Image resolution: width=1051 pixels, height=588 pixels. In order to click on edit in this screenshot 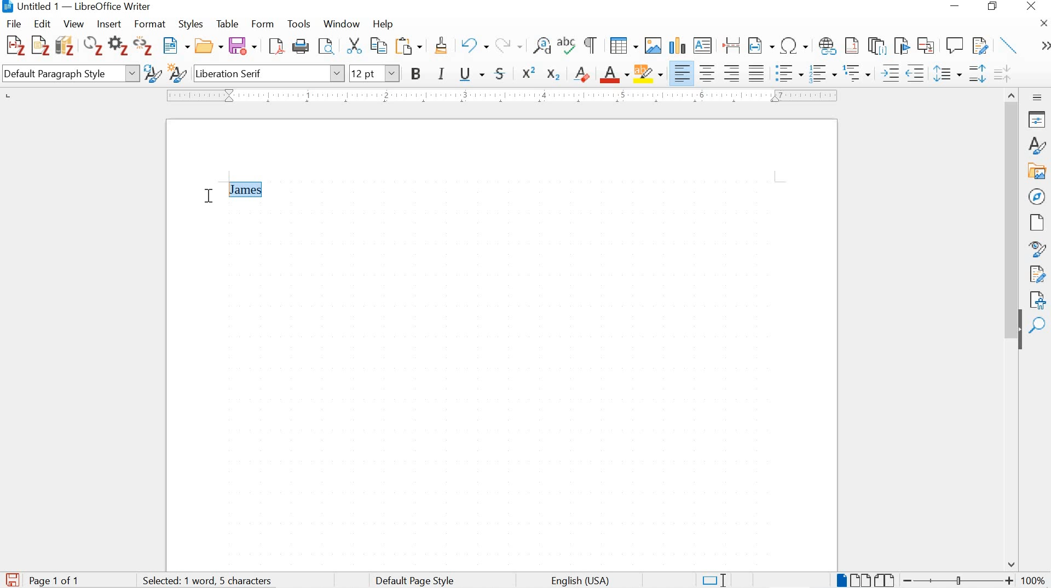, I will do `click(42, 24)`.